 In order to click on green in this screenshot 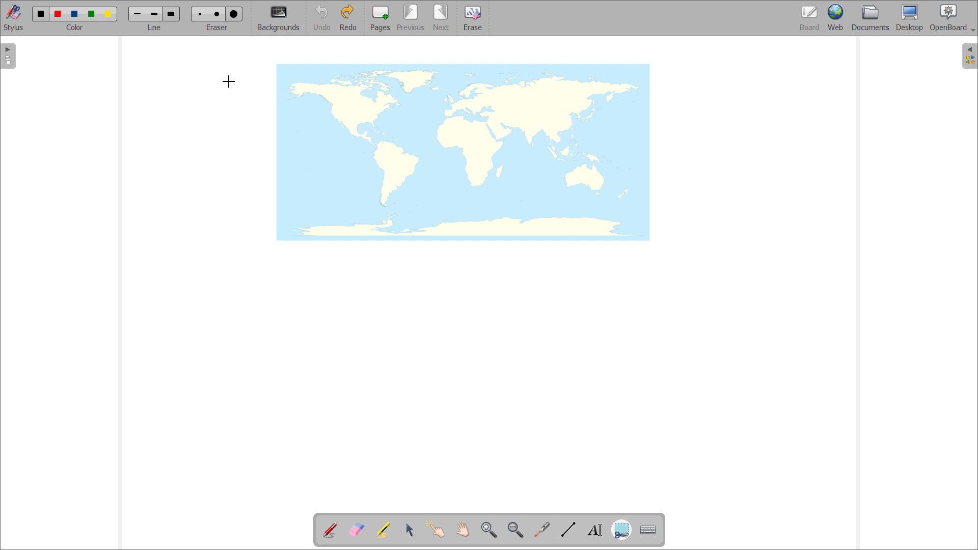, I will do `click(91, 14)`.